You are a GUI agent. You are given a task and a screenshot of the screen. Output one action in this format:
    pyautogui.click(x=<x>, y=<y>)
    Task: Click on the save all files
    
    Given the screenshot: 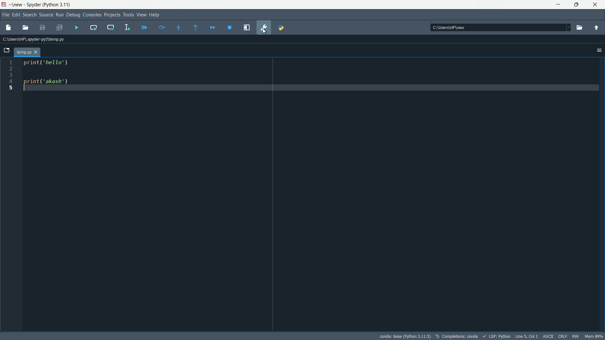 What is the action you would take?
    pyautogui.click(x=60, y=28)
    